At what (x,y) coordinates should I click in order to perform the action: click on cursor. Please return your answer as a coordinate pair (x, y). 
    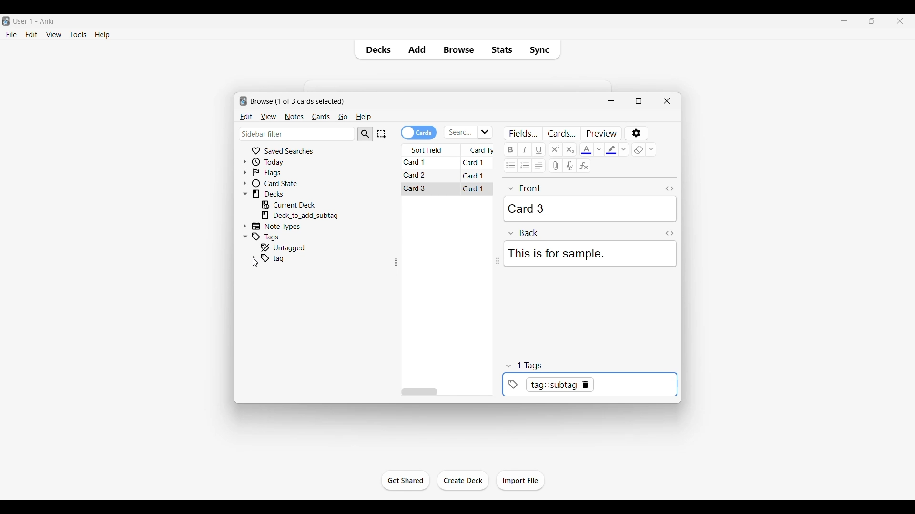
    Looking at the image, I should click on (254, 263).